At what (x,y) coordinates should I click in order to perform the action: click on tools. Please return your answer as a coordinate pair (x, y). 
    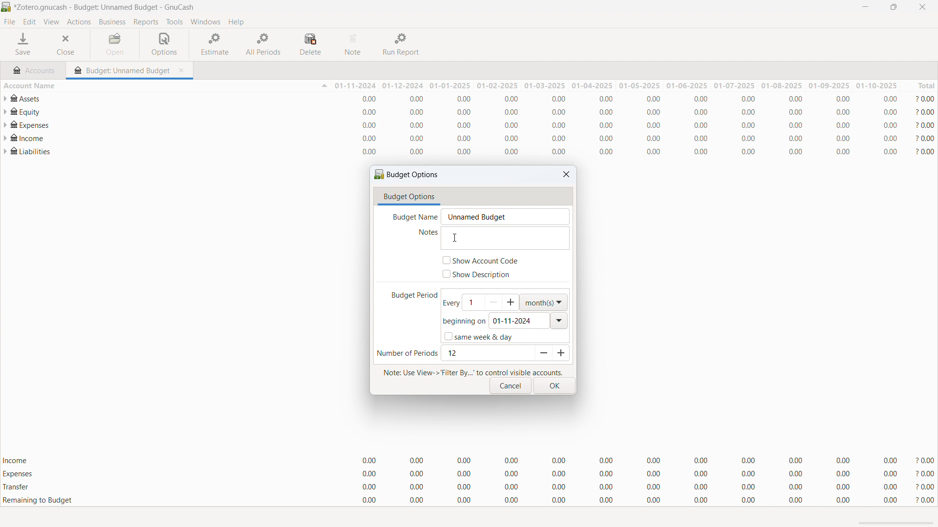
    Looking at the image, I should click on (174, 21).